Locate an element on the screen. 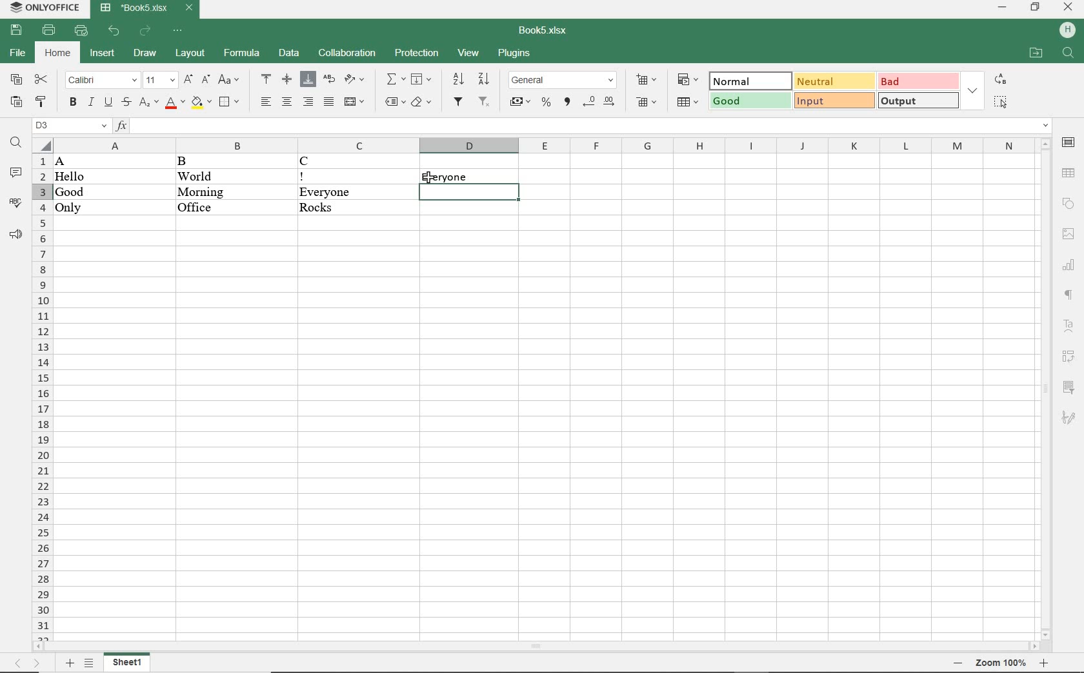 This screenshot has height=673, width=1084. ! is located at coordinates (343, 177).